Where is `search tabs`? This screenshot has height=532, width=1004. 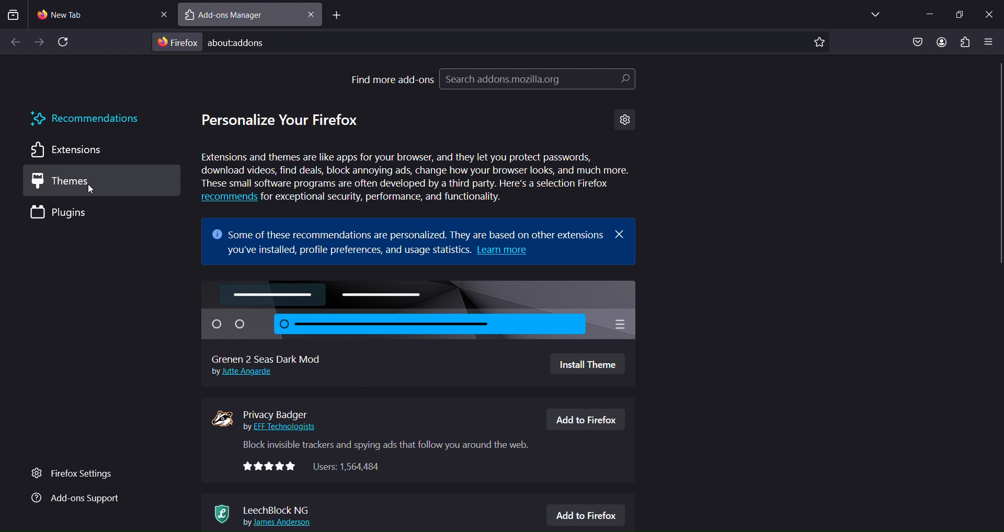 search tabs is located at coordinates (13, 15).